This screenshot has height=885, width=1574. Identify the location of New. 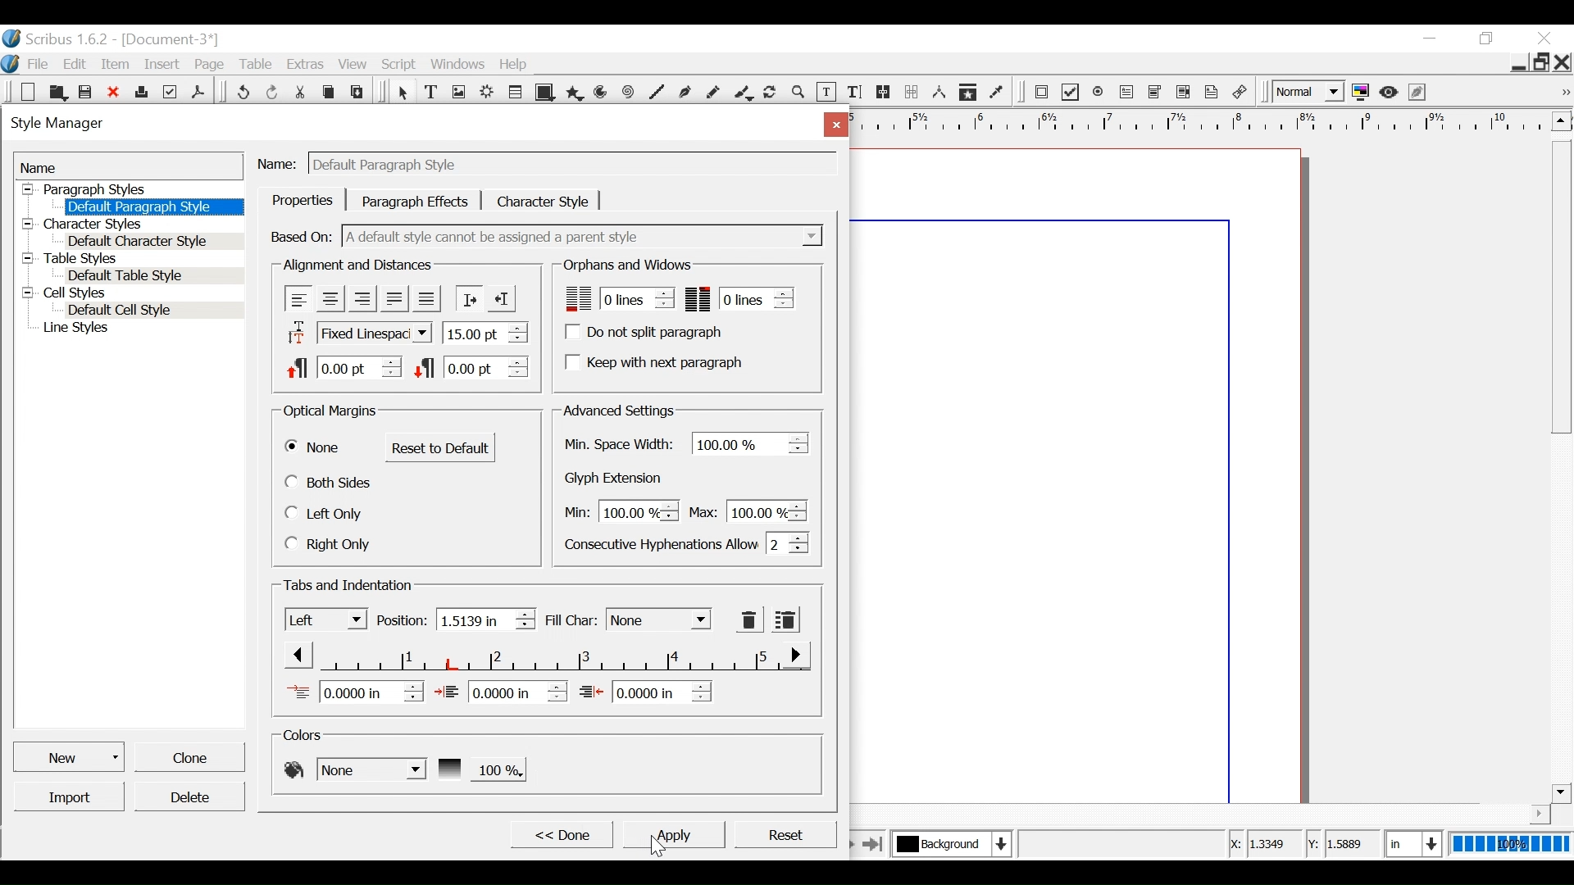
(29, 92).